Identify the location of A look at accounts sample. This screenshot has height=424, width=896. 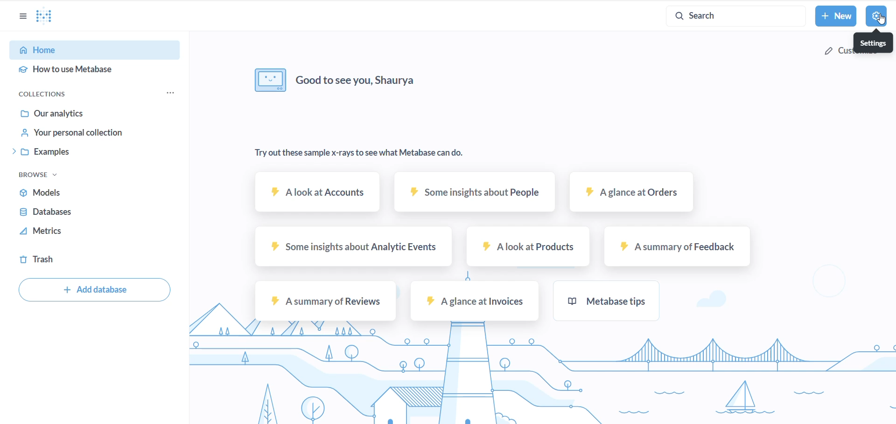
(315, 193).